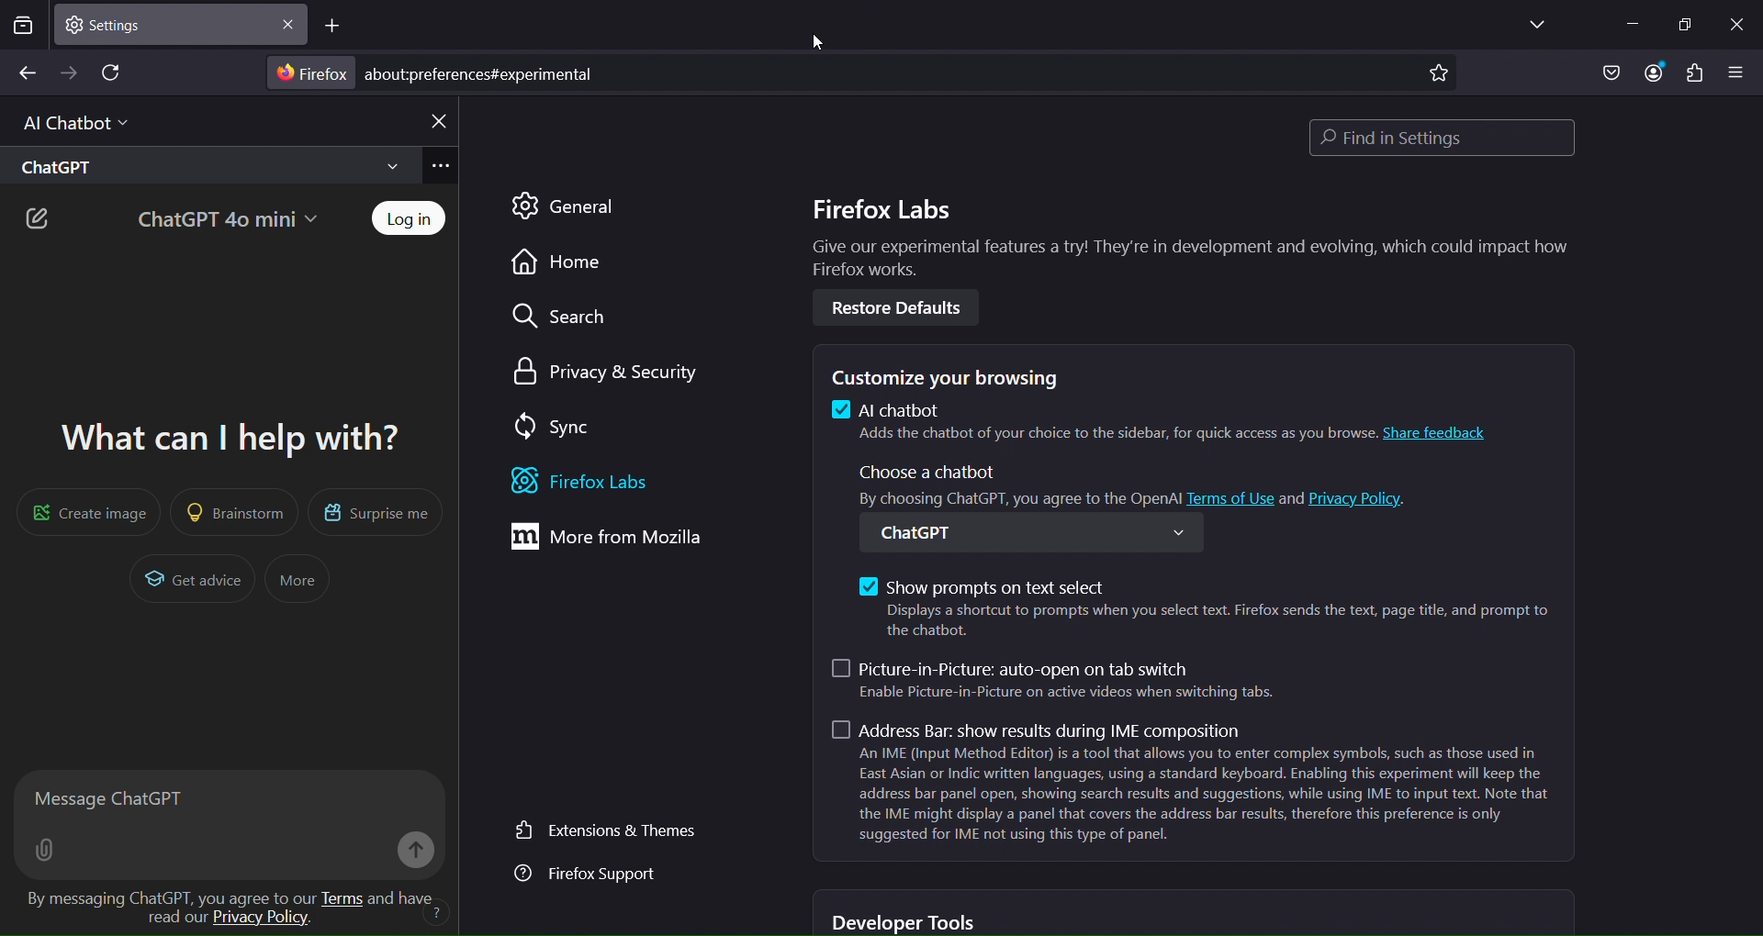  What do you see at coordinates (375, 514) in the screenshot?
I see `surprise me` at bounding box center [375, 514].